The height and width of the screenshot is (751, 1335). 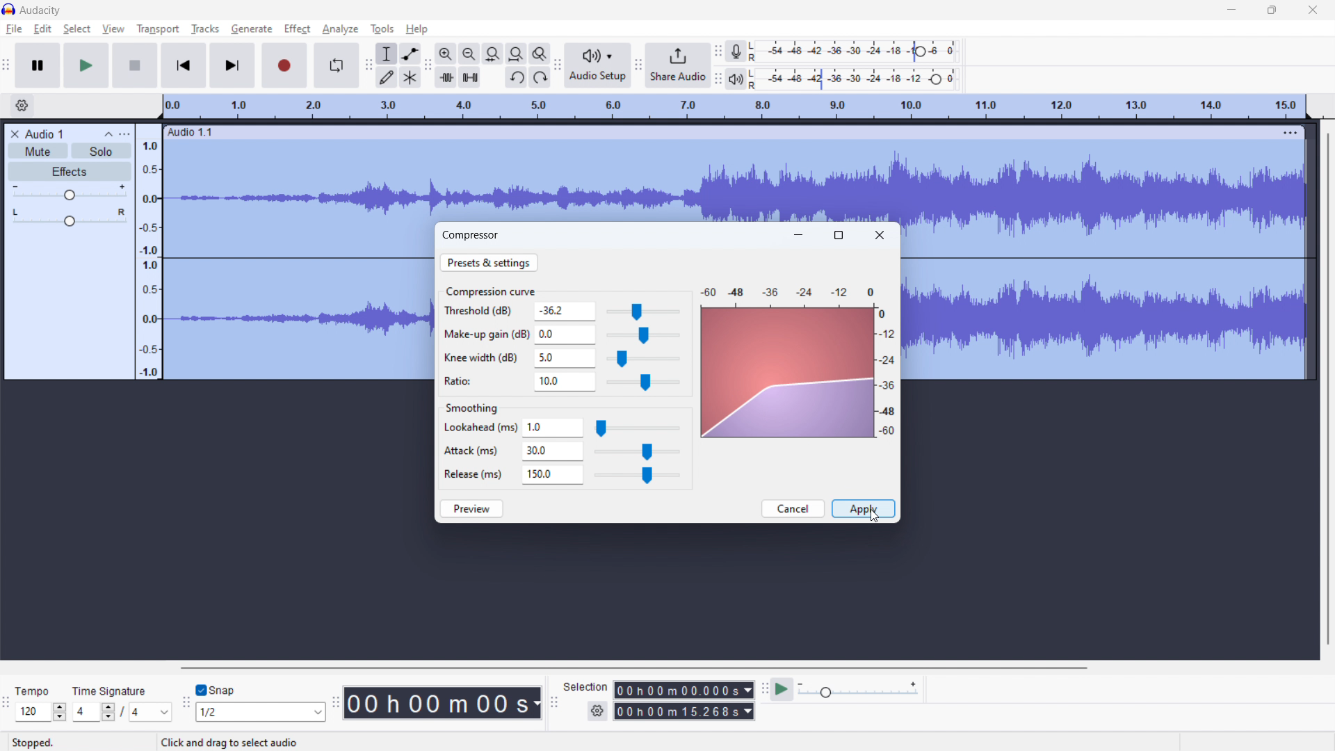 I want to click on  Make-up gain (dB), so click(x=485, y=332).